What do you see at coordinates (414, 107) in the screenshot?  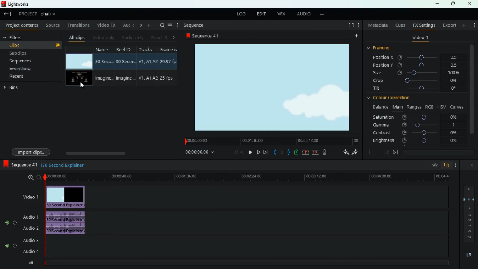 I see `ranges` at bounding box center [414, 107].